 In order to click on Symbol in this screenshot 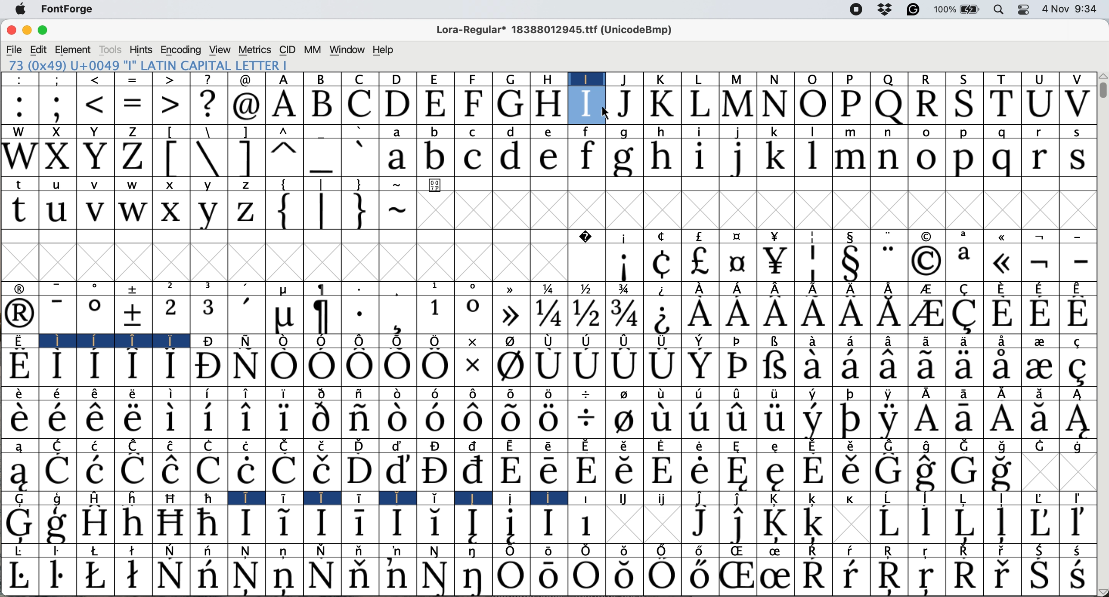, I will do `click(585, 471)`.